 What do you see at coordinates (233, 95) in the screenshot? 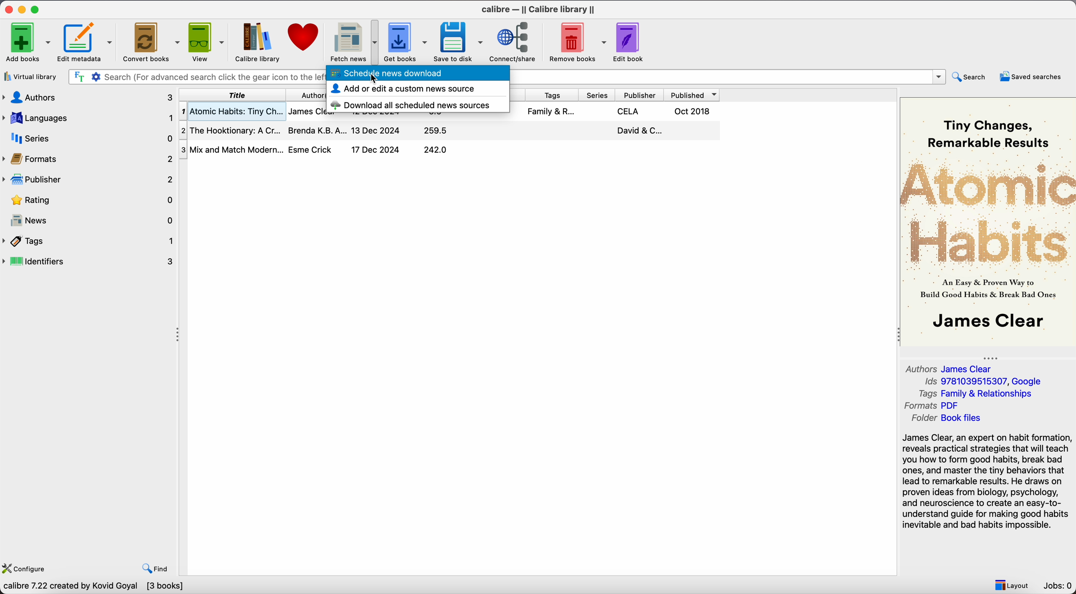
I see `title` at bounding box center [233, 95].